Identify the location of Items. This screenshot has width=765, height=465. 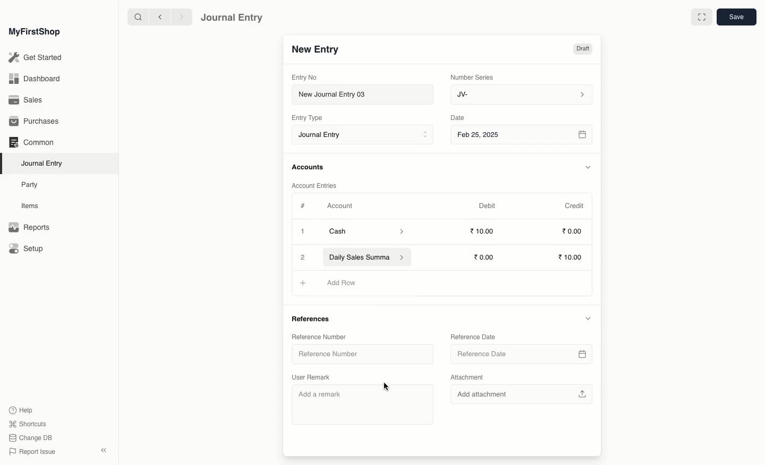
(33, 206).